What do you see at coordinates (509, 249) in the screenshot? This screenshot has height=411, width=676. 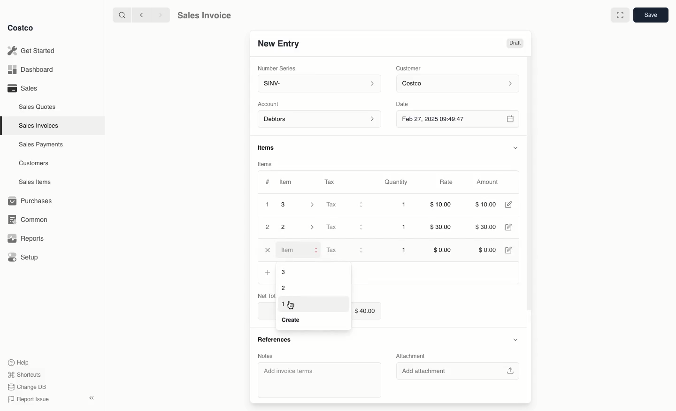 I see `Edit` at bounding box center [509, 249].